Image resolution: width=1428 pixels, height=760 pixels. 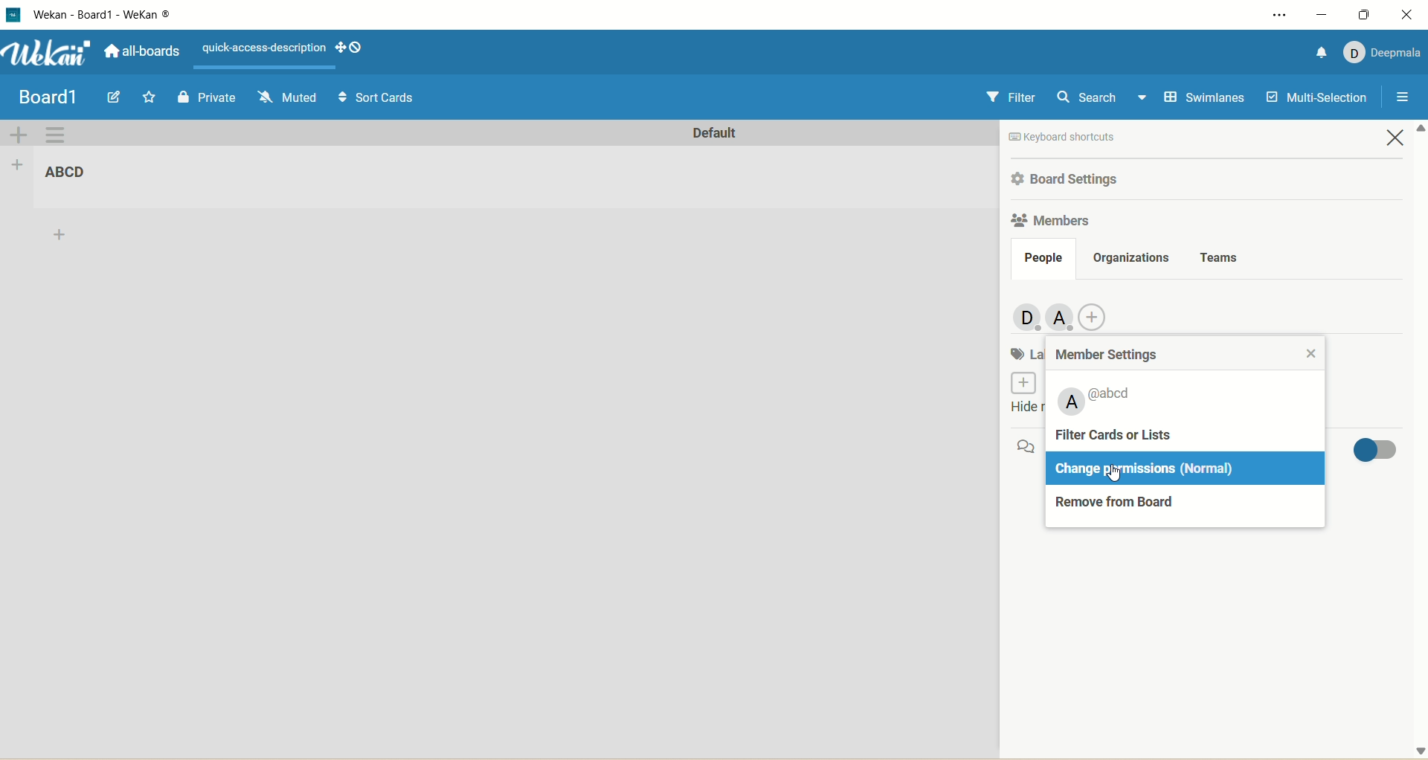 What do you see at coordinates (1221, 255) in the screenshot?
I see `teams` at bounding box center [1221, 255].